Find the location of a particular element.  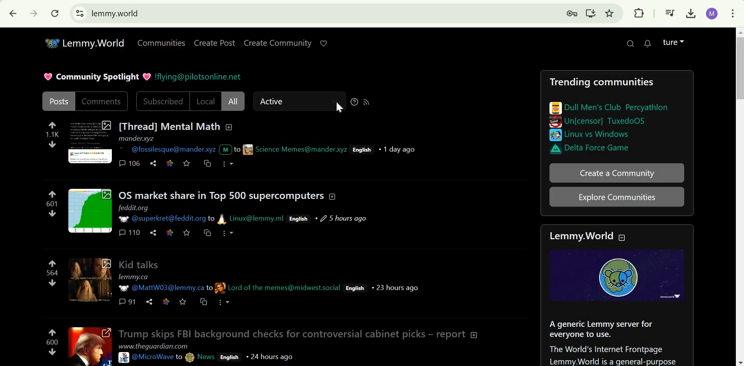

601 points is located at coordinates (52, 204).